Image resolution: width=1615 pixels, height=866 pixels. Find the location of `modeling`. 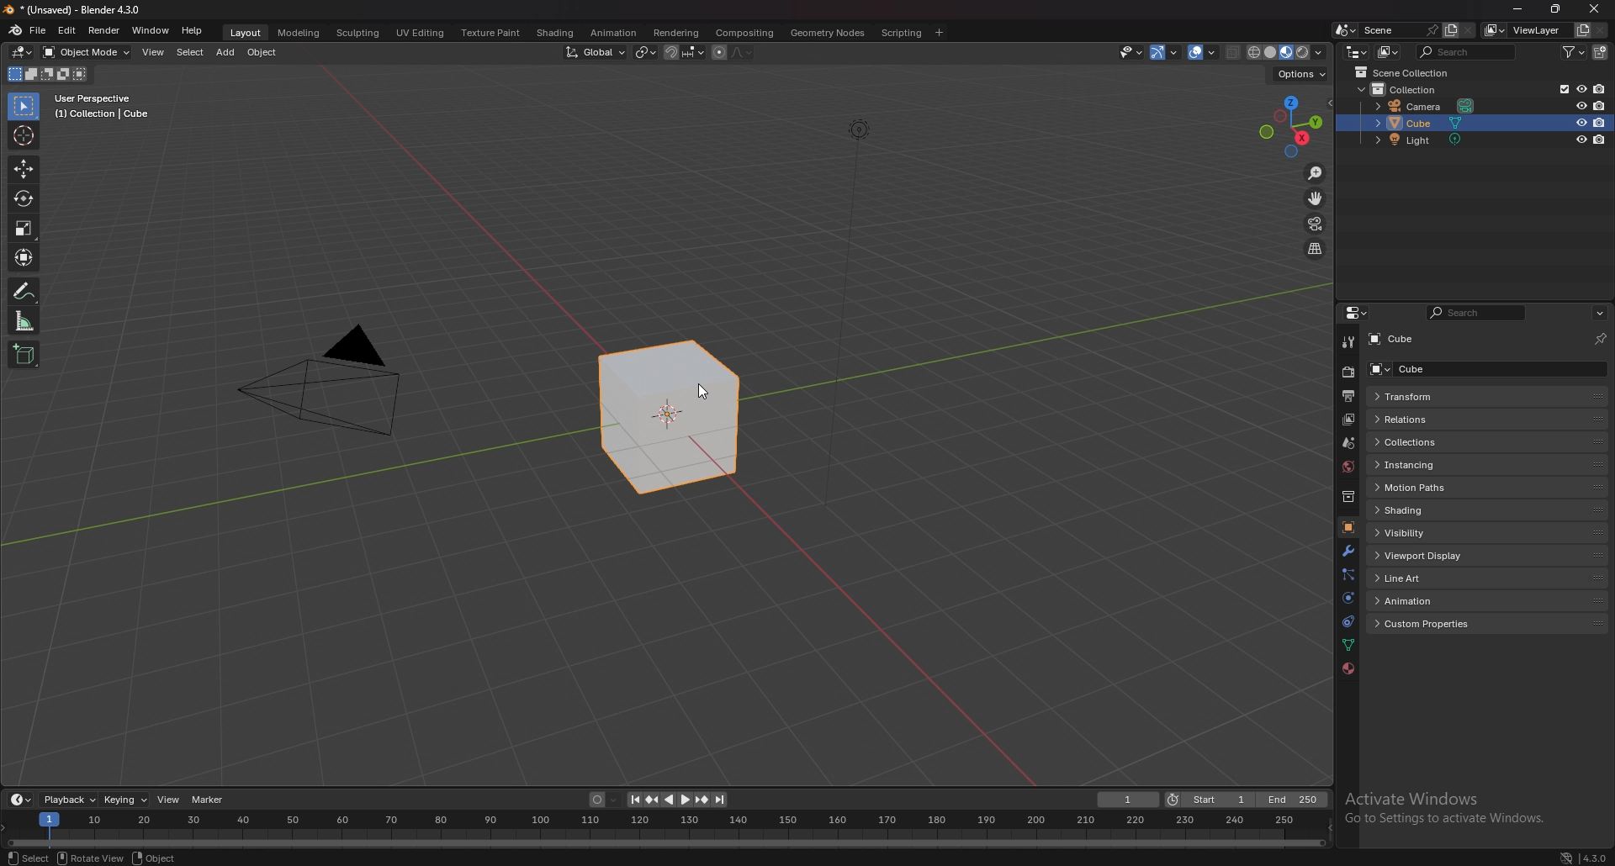

modeling is located at coordinates (299, 32).